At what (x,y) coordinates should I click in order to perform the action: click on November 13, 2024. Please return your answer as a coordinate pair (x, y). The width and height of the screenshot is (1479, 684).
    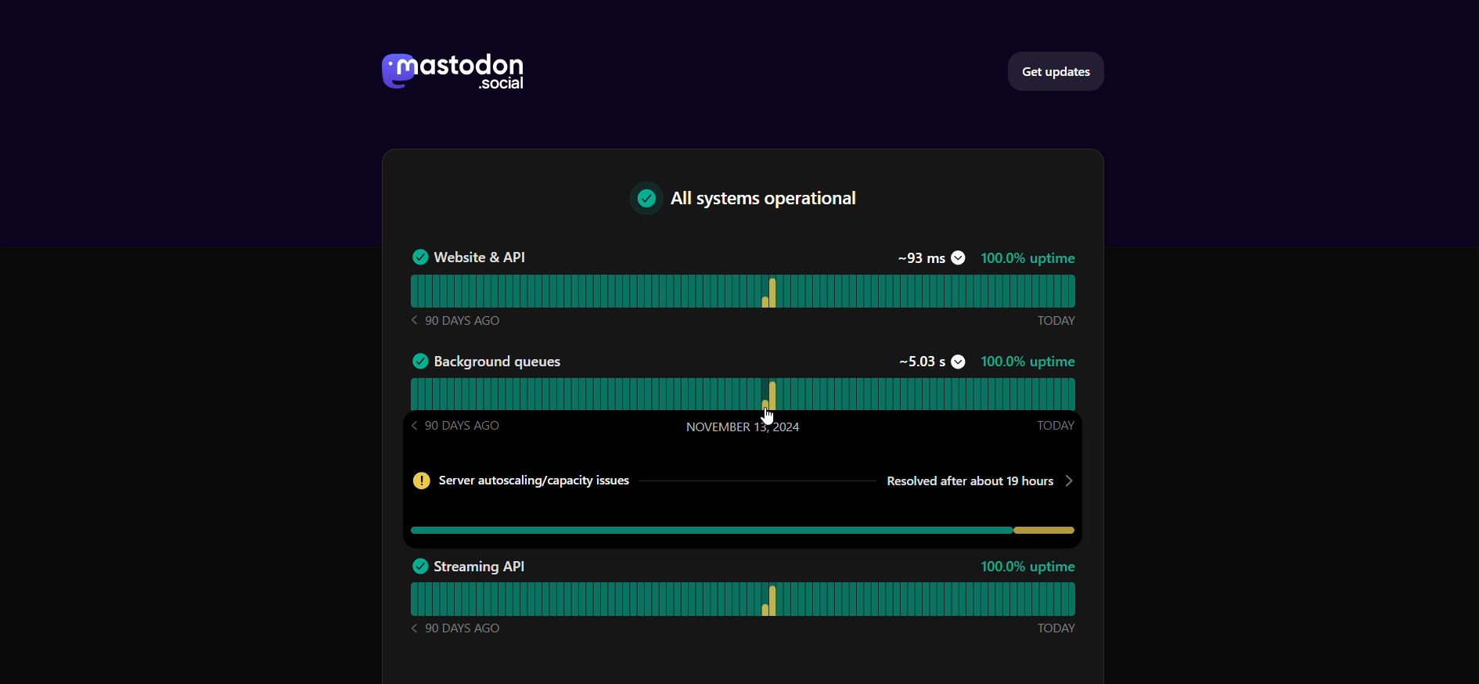
    Looking at the image, I should click on (743, 427).